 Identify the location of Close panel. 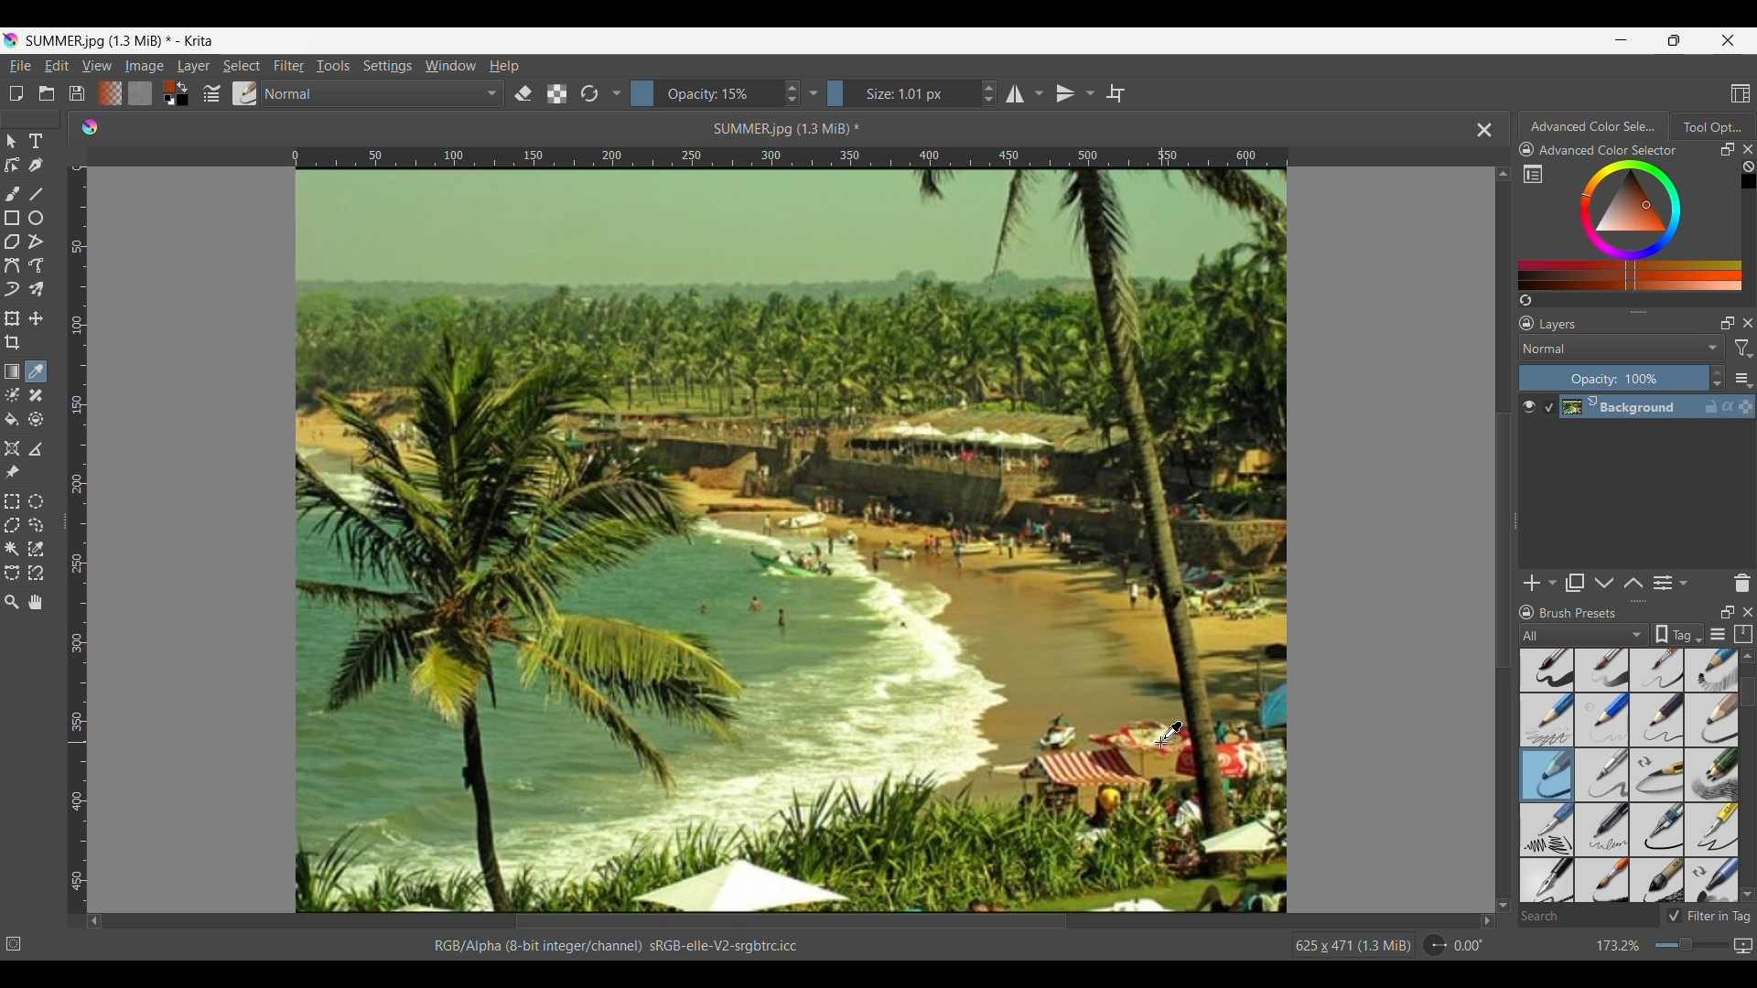
(1749, 323).